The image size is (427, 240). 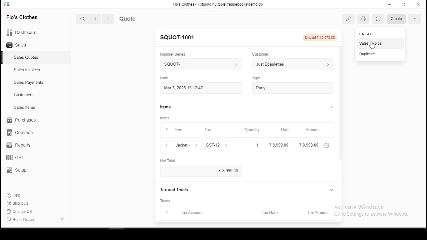 What do you see at coordinates (322, 37) in the screenshot?
I see `Unpaid 210,075.88` at bounding box center [322, 37].